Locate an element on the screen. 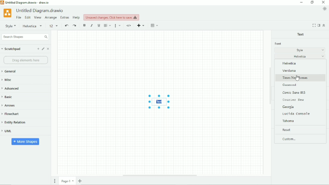 This screenshot has width=329, height=185. Format is located at coordinates (319, 25).